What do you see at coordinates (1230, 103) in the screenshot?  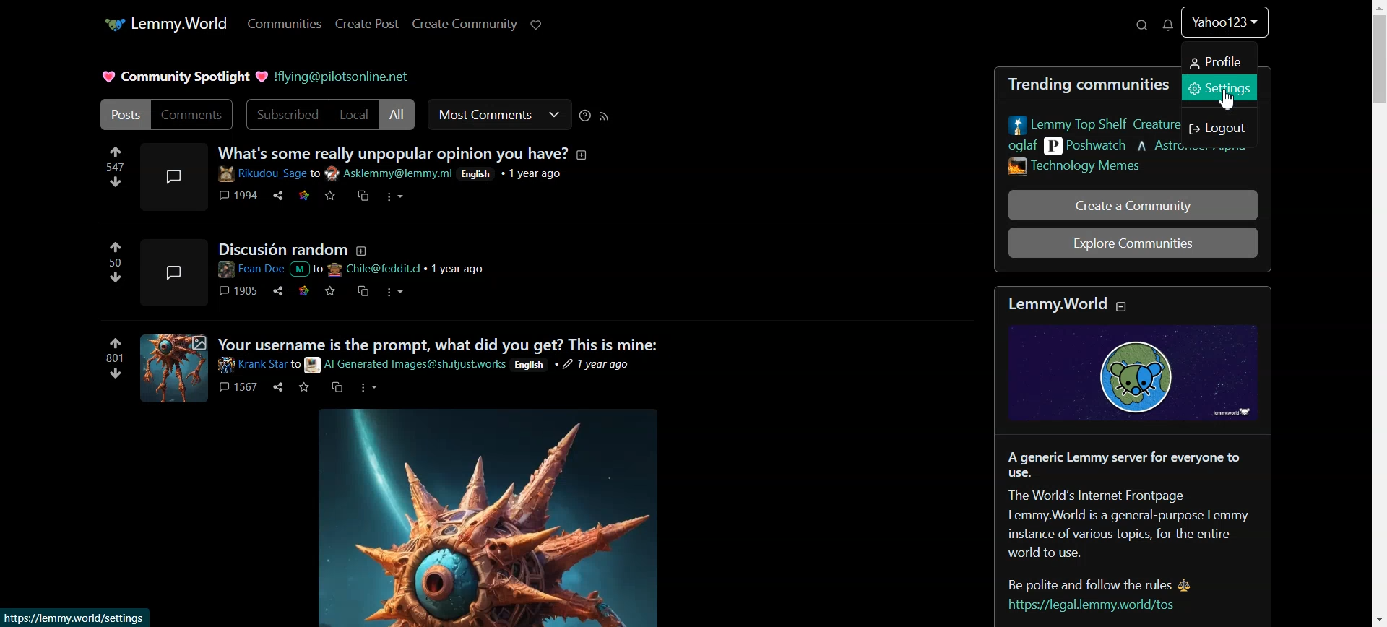 I see `cursor` at bounding box center [1230, 103].